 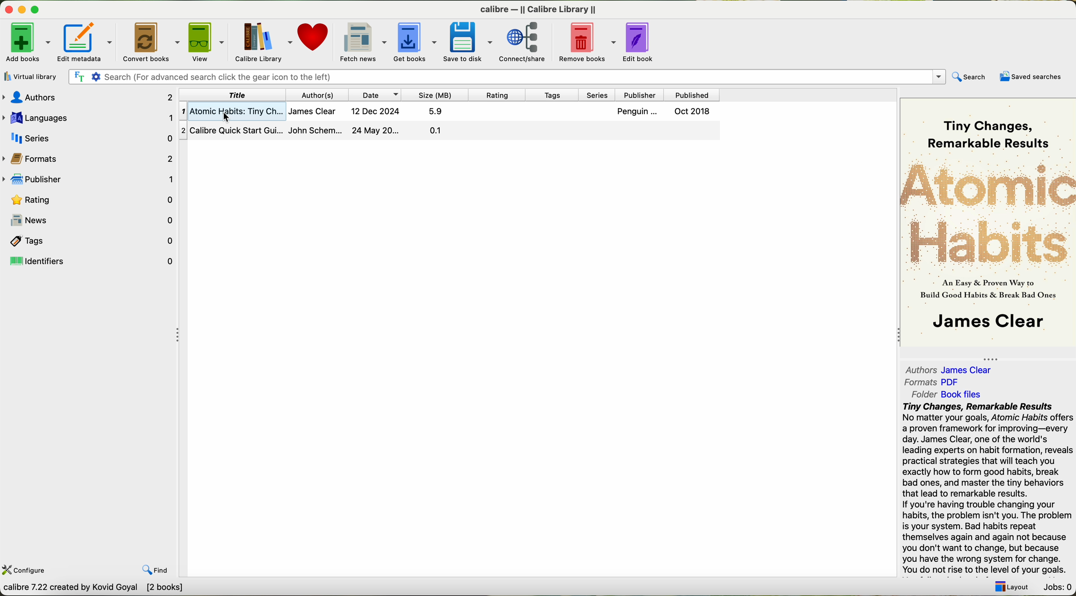 I want to click on authors, so click(x=317, y=95).